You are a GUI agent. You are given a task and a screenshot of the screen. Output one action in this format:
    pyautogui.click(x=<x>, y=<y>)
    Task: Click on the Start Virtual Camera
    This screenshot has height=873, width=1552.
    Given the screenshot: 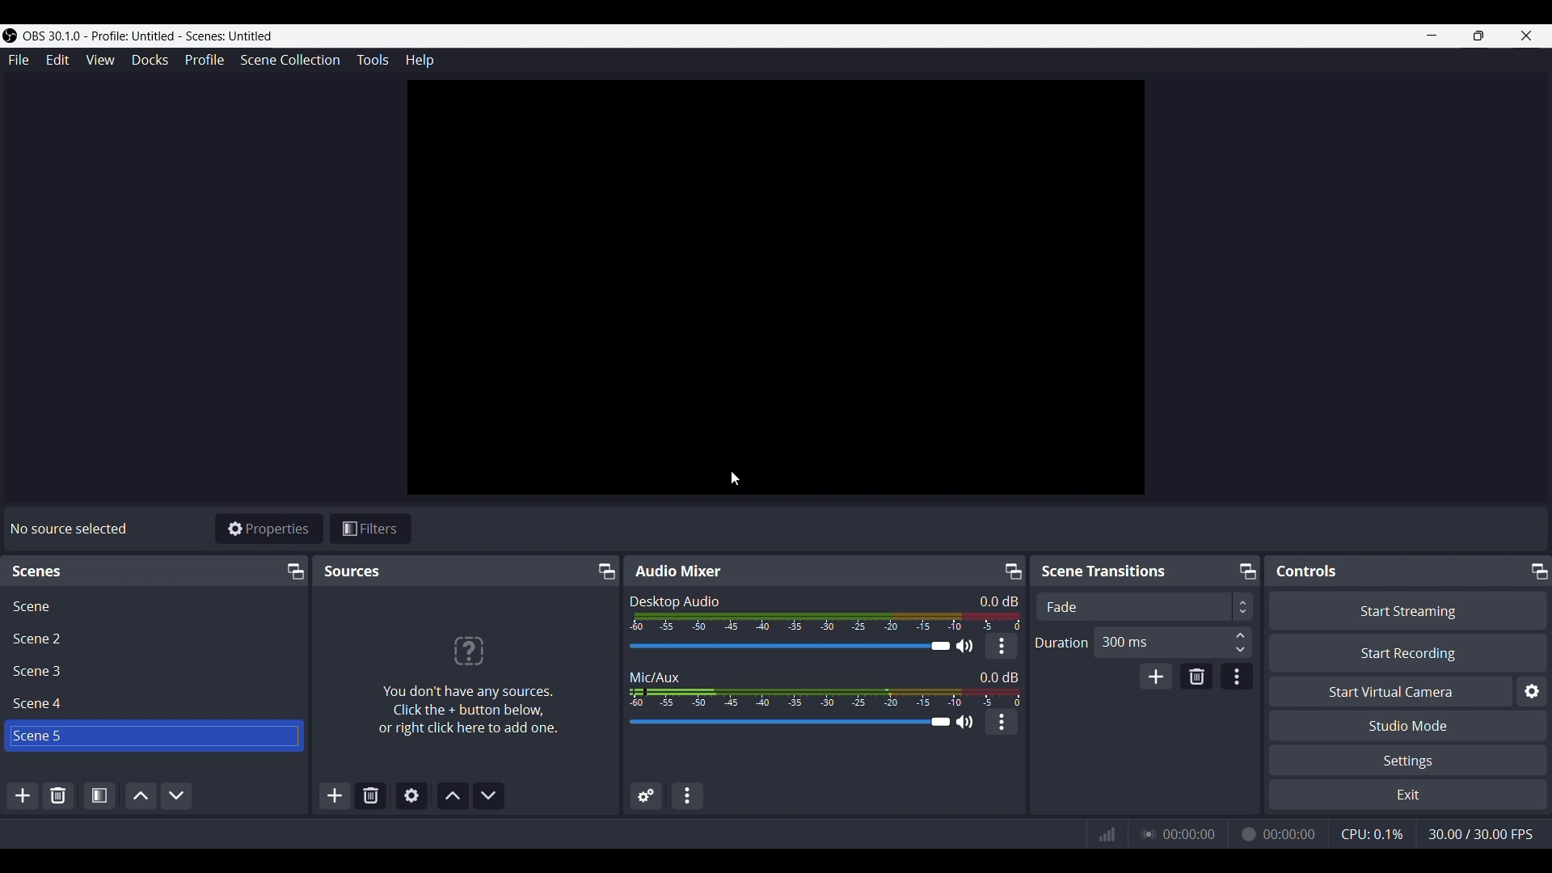 What is the action you would take?
    pyautogui.click(x=1391, y=690)
    